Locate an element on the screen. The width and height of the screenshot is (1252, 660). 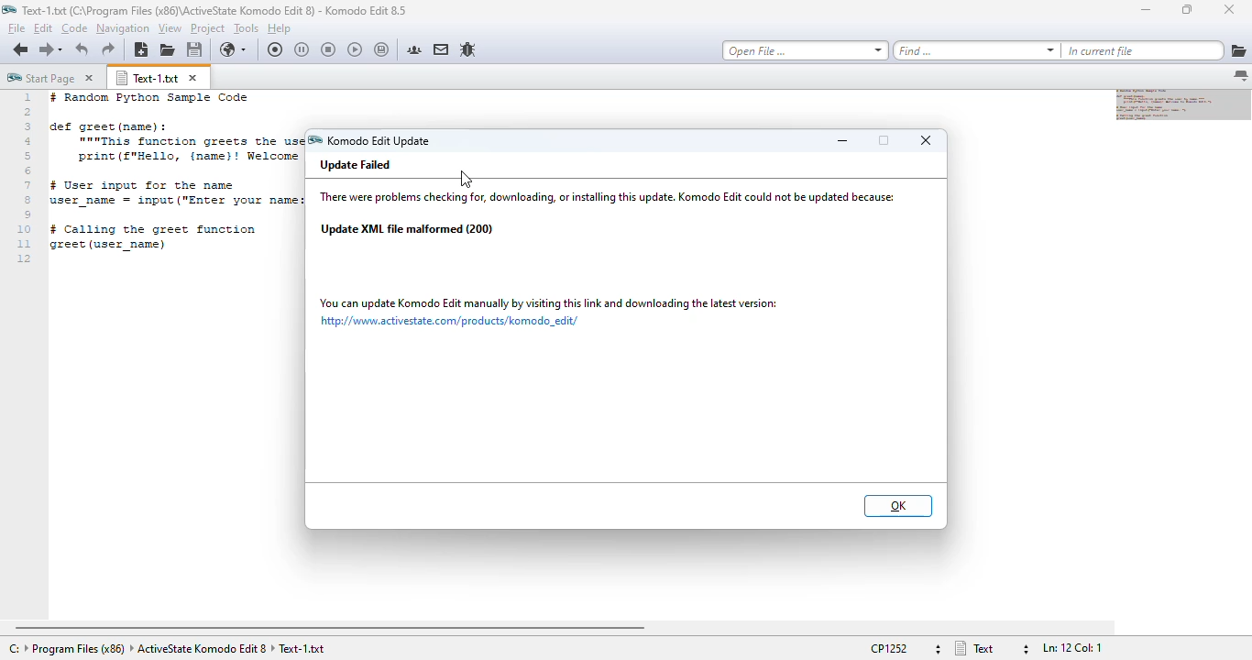
record macro is located at coordinates (275, 49).